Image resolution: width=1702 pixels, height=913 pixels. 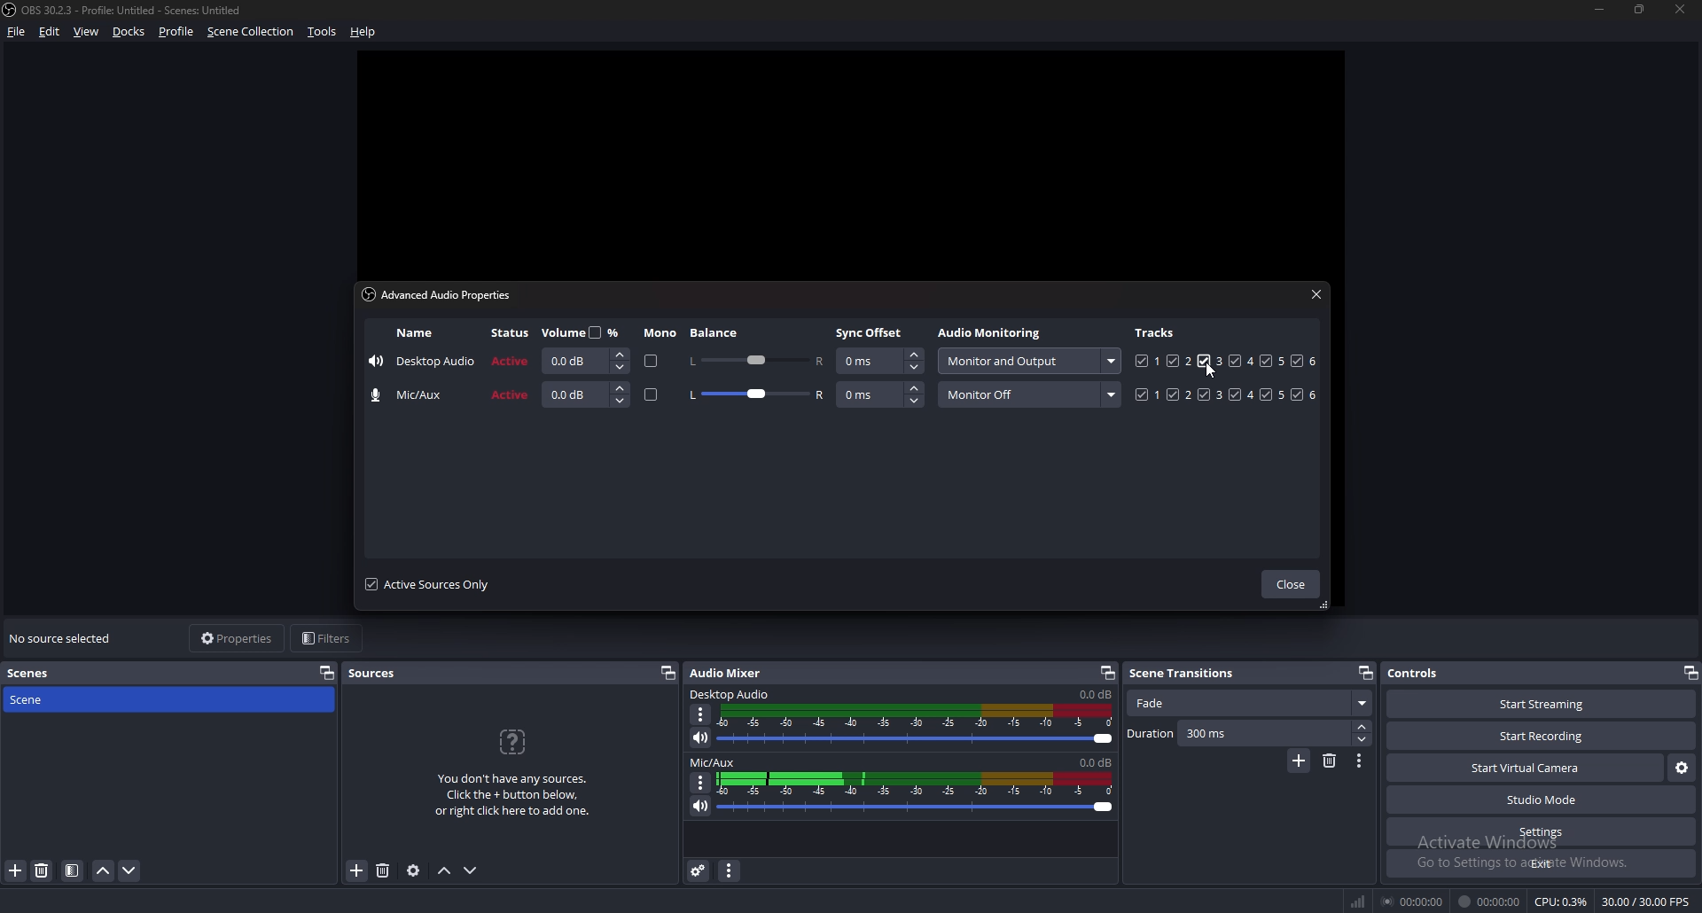 I want to click on mute, so click(x=701, y=737).